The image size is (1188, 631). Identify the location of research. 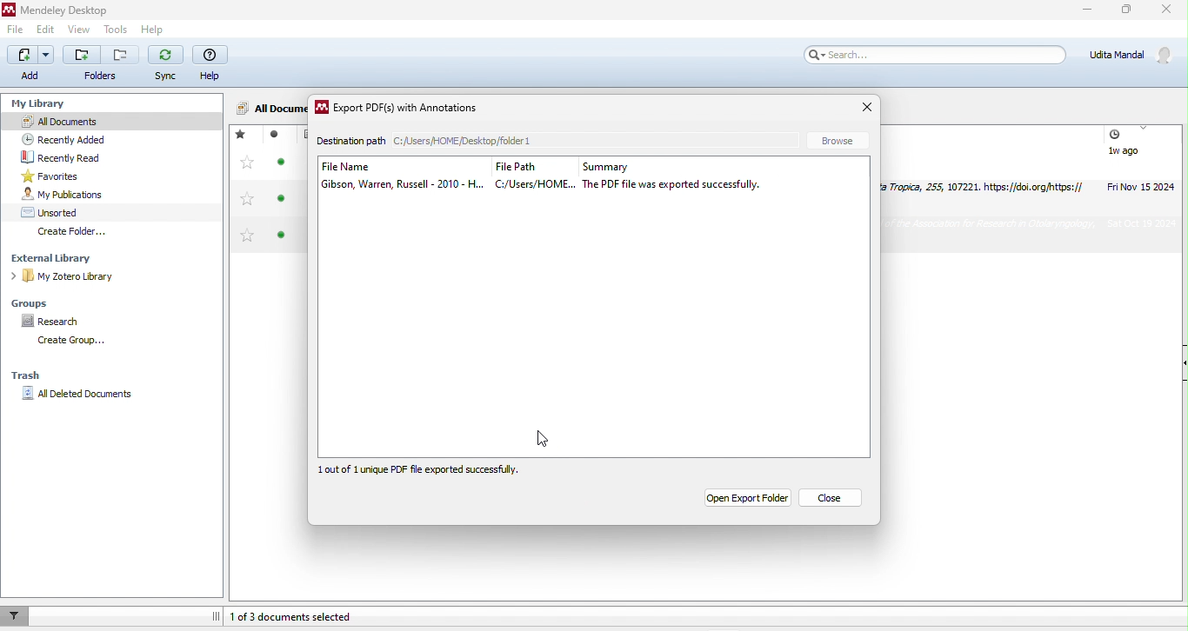
(60, 322).